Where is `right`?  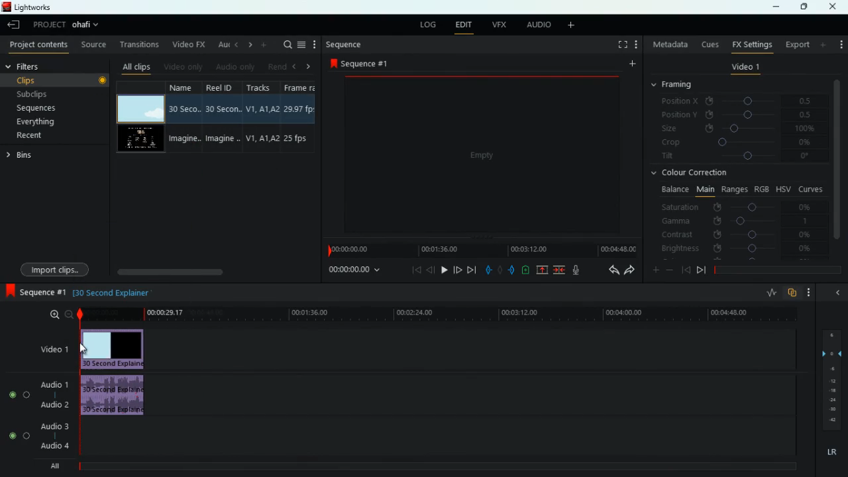
right is located at coordinates (309, 66).